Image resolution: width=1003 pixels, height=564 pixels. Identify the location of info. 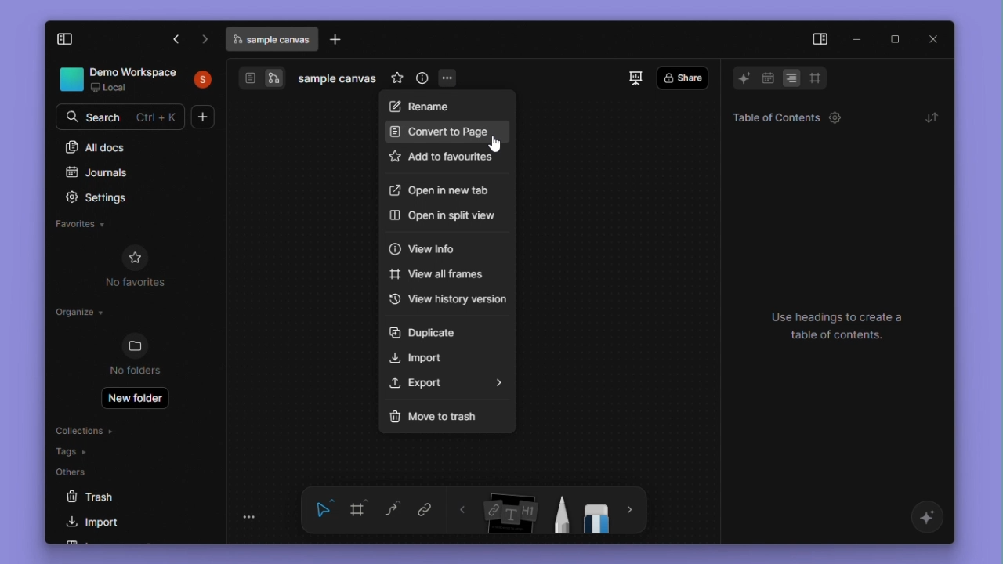
(422, 80).